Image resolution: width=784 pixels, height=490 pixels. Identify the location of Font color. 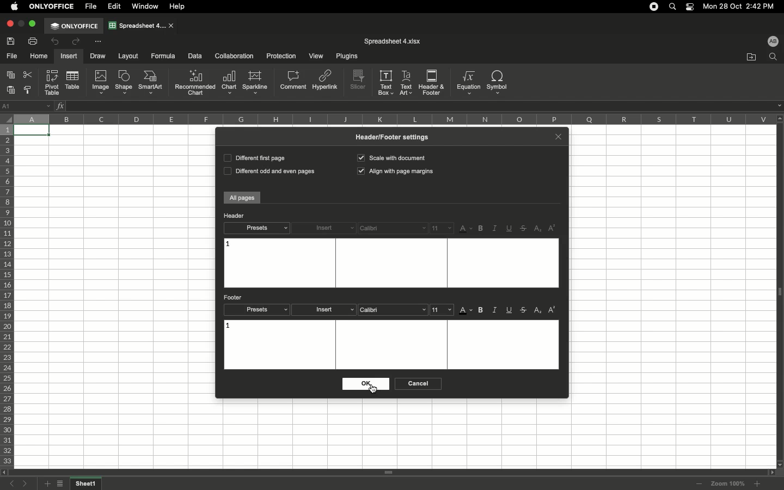
(466, 311).